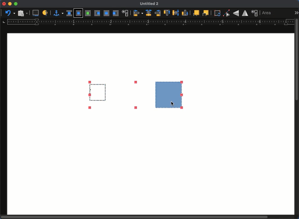  Describe the element at coordinates (217, 13) in the screenshot. I see `rotate` at that location.